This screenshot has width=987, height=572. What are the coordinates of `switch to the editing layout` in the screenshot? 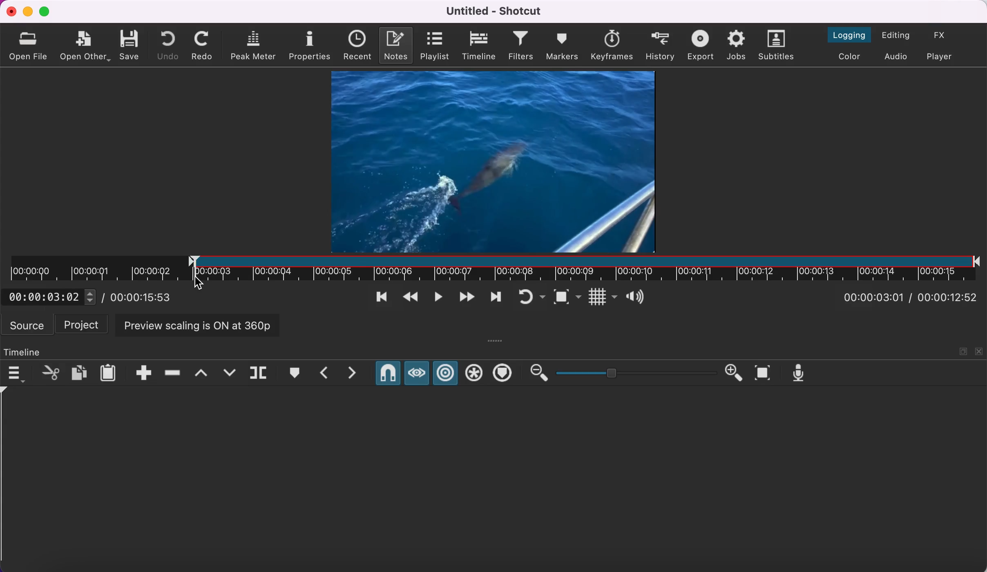 It's located at (899, 35).